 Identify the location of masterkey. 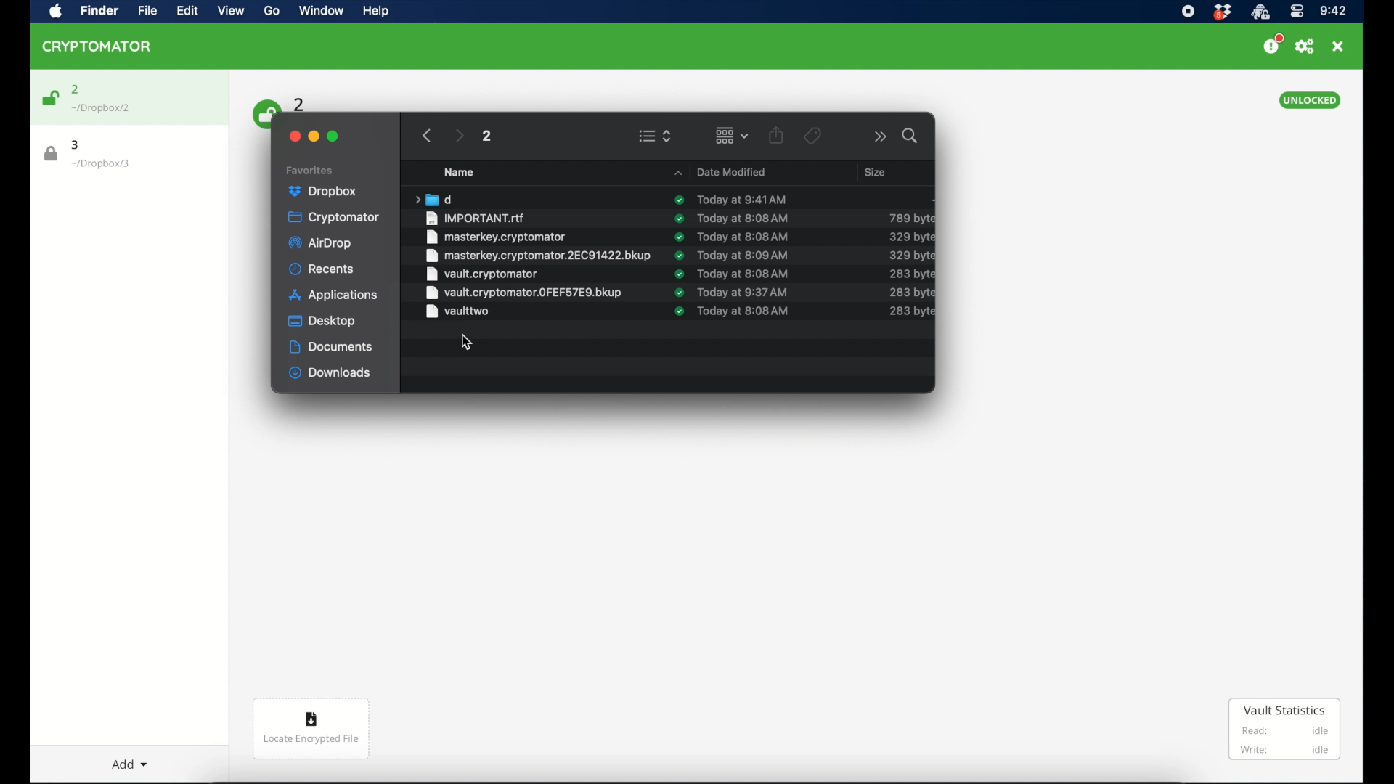
(536, 256).